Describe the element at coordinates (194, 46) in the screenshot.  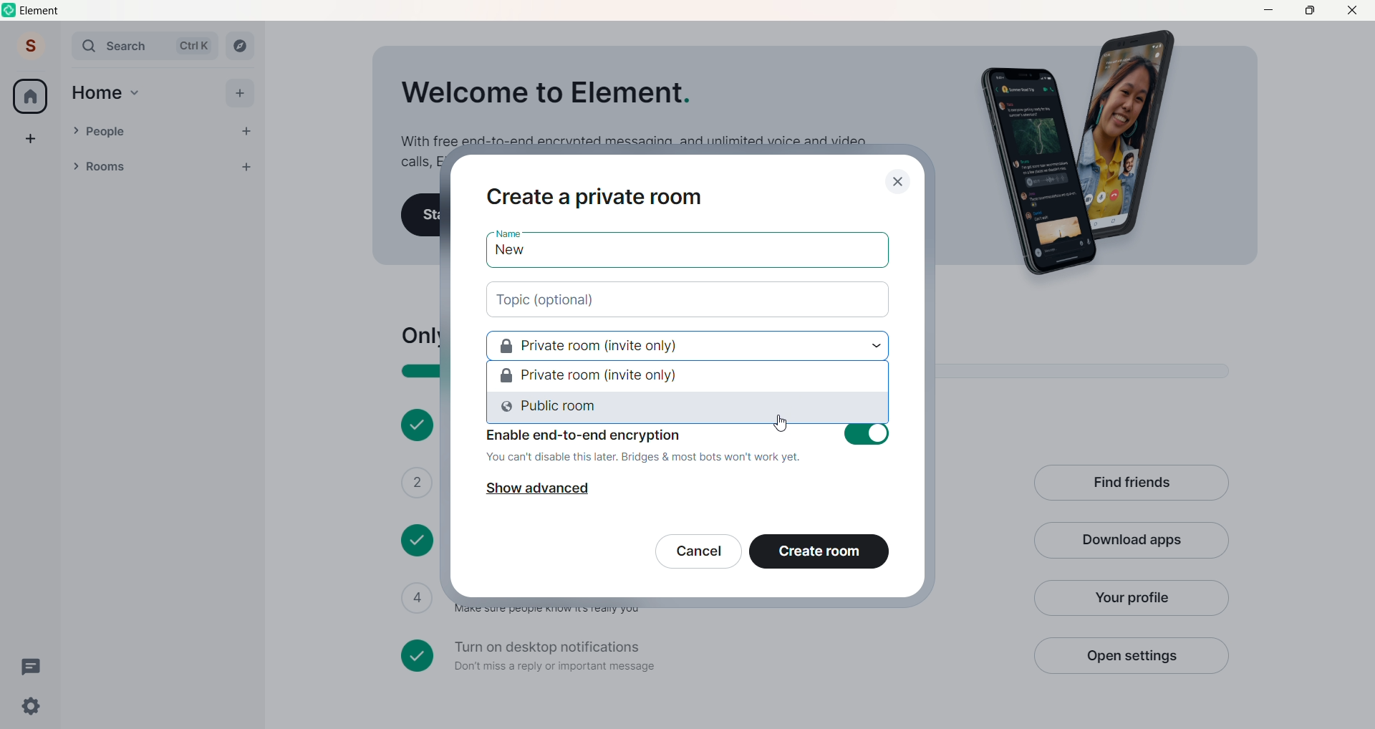
I see `Ctrl K` at that location.